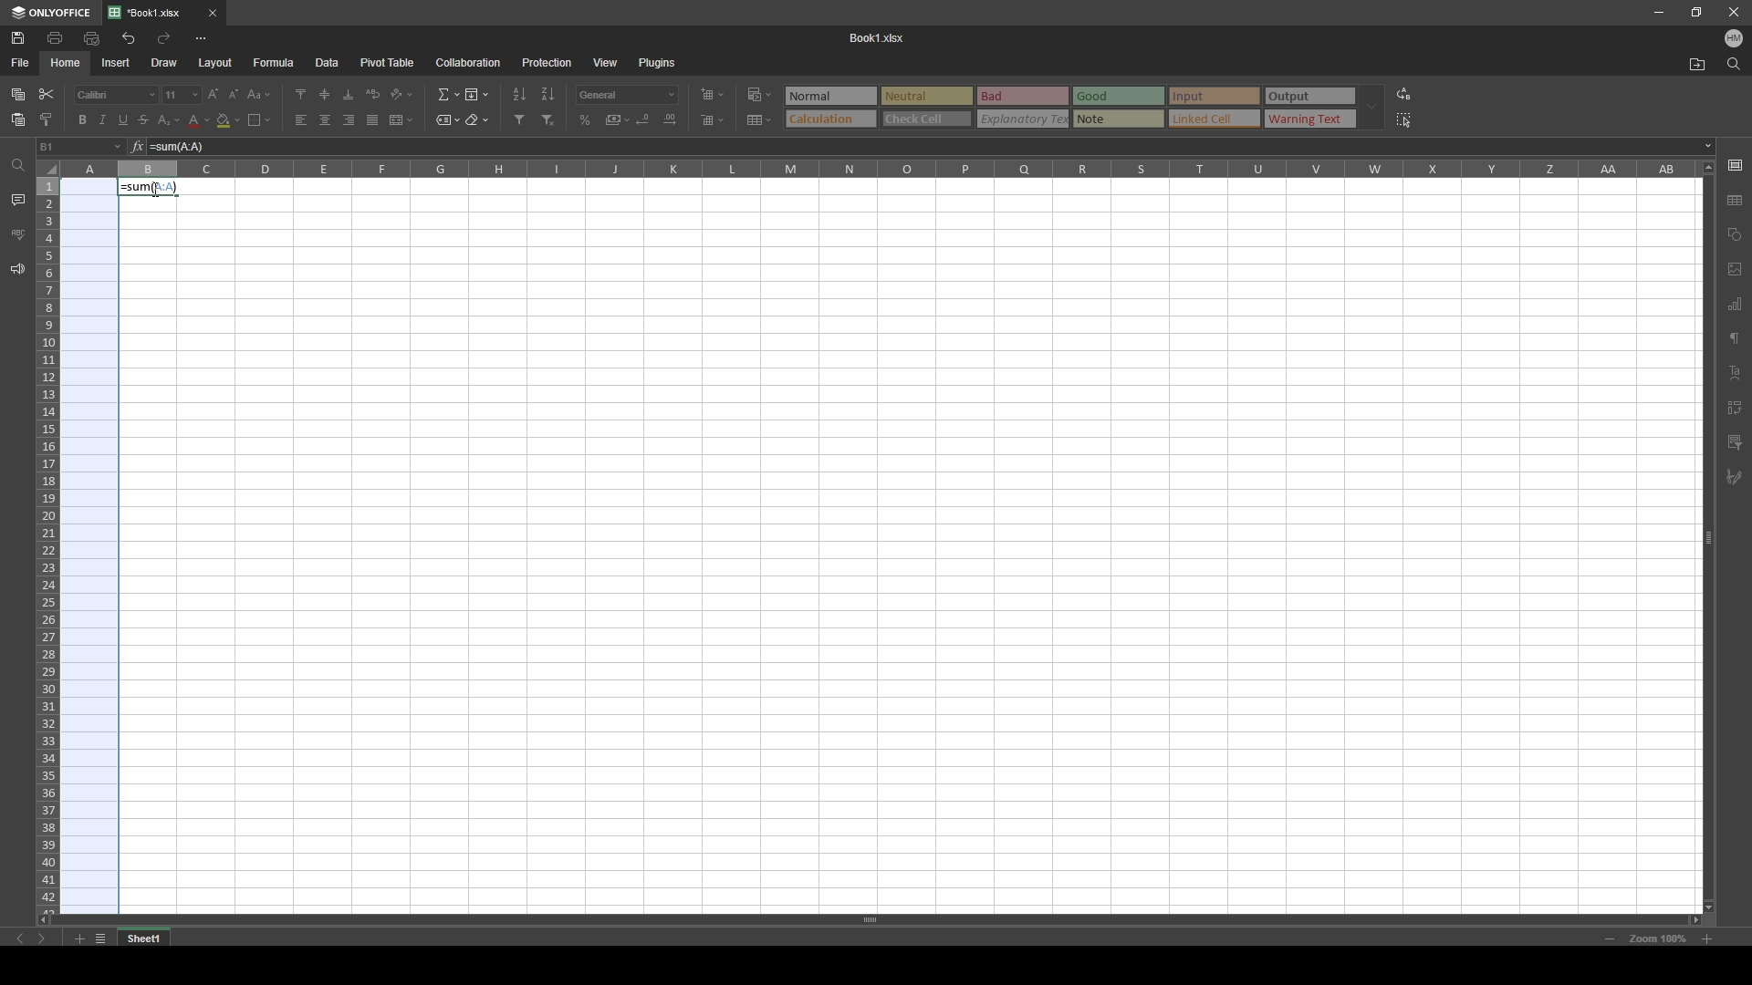 The image size is (1752, 985). Describe the element at coordinates (448, 119) in the screenshot. I see `named ranges` at that location.